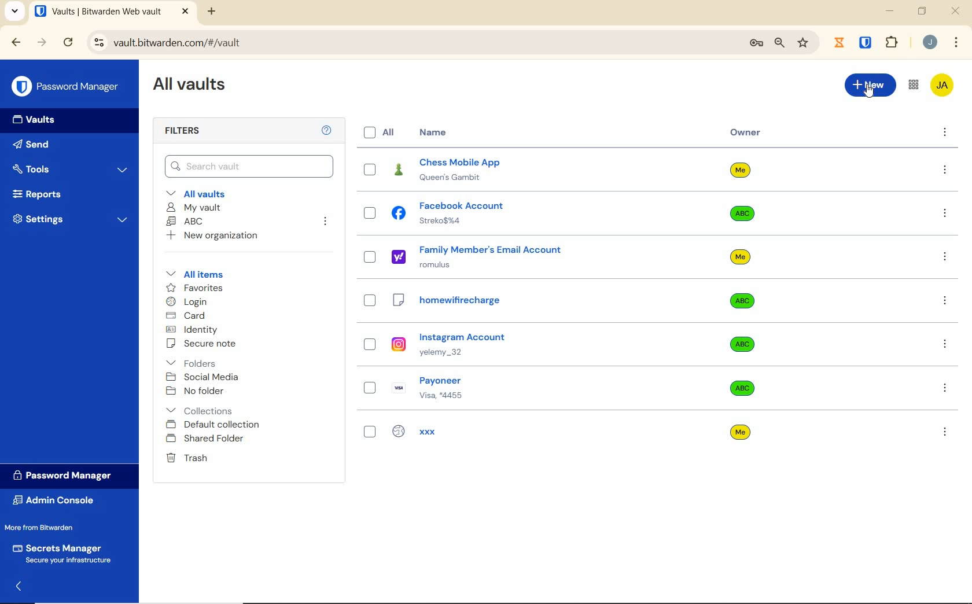 This screenshot has height=604, width=972. I want to click on more options, so click(945, 134).